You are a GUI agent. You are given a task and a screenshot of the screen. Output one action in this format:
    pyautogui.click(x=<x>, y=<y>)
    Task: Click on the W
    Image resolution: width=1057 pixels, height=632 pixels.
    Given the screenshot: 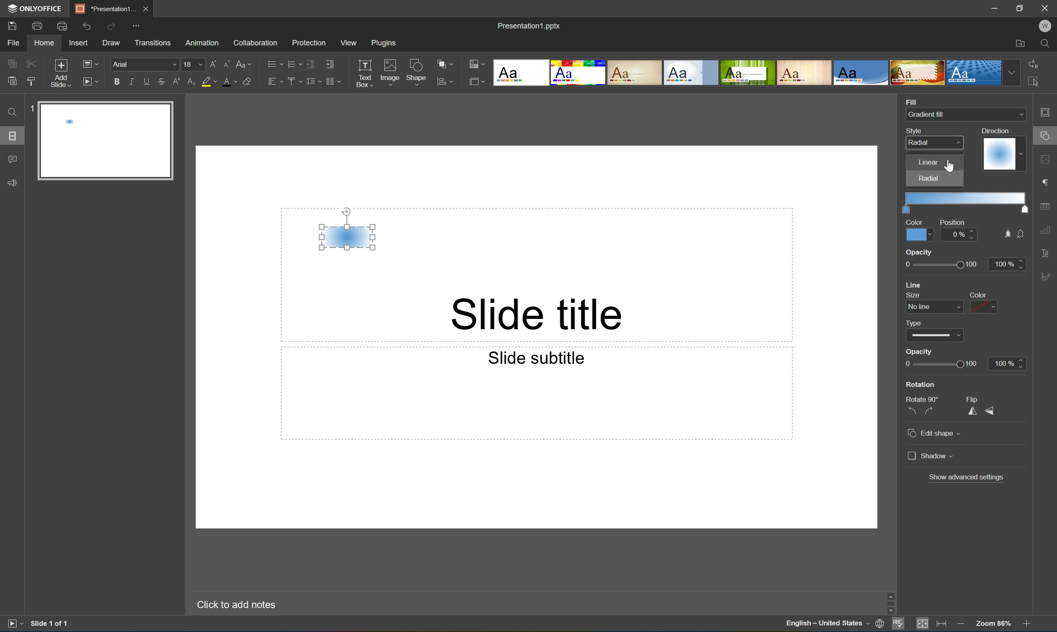 What is the action you would take?
    pyautogui.click(x=1046, y=26)
    